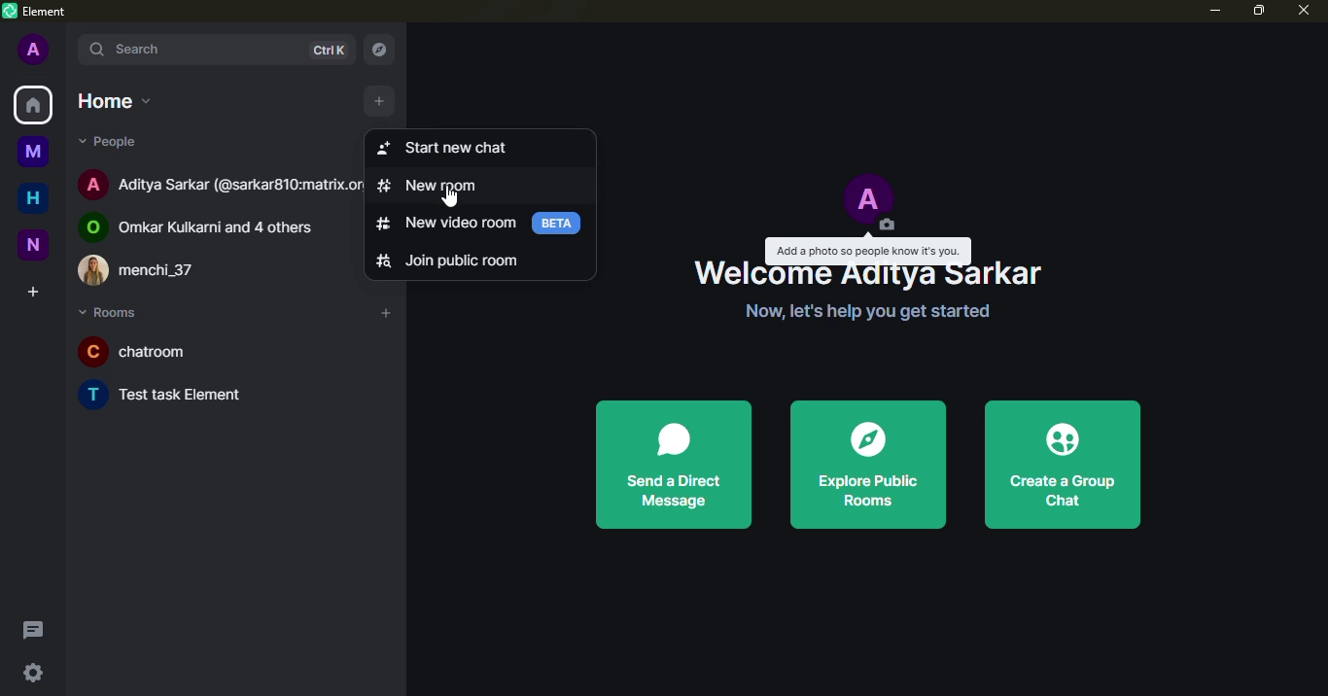 This screenshot has width=1328, height=696. I want to click on Aditya Sarkar (@sarkar810:matrix.org), so click(220, 186).